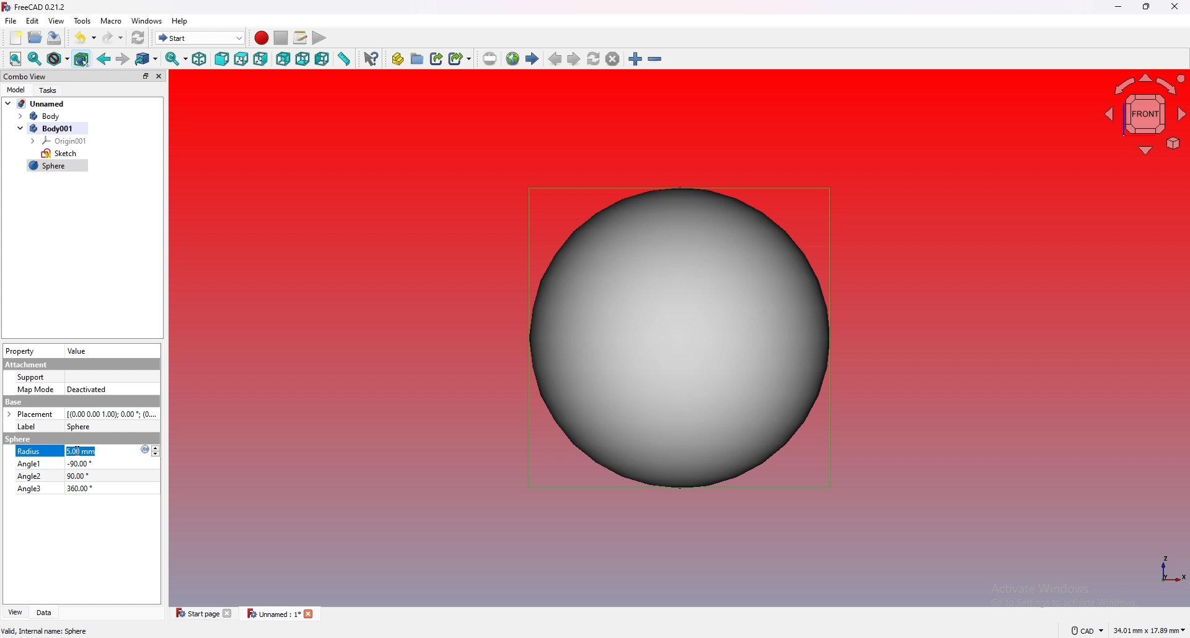 This screenshot has width=1190, height=638. Describe the element at coordinates (593, 58) in the screenshot. I see `refresh webpage` at that location.